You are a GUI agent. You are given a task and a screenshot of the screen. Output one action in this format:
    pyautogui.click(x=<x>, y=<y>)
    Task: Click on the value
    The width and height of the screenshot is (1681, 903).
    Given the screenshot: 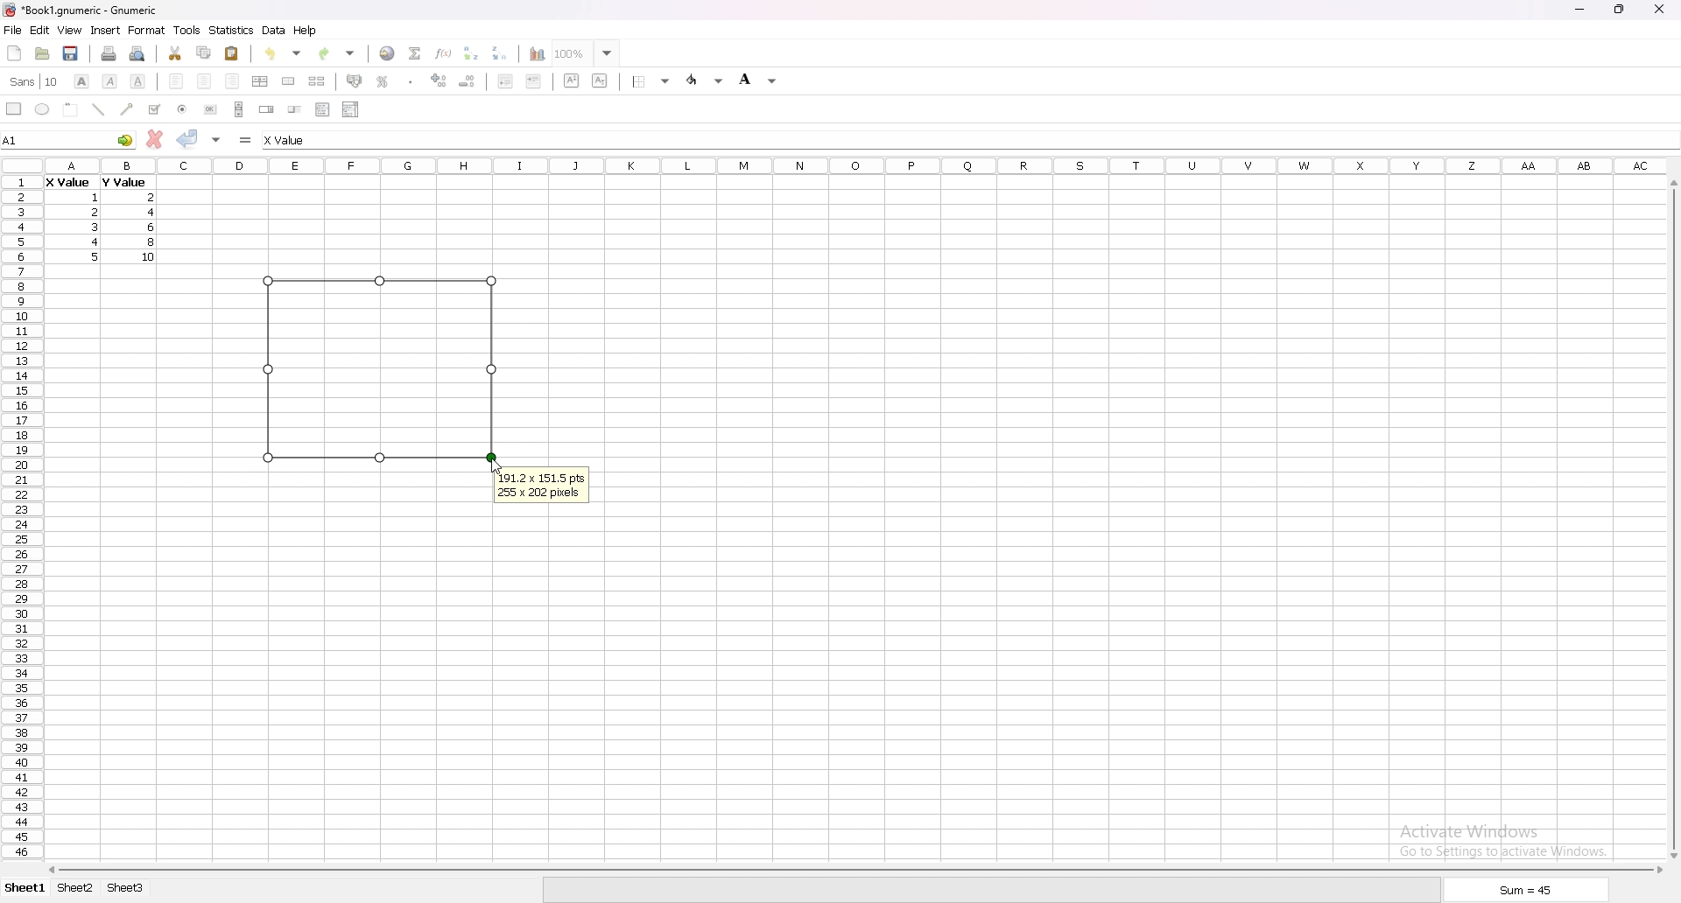 What is the action you would take?
    pyautogui.click(x=156, y=213)
    